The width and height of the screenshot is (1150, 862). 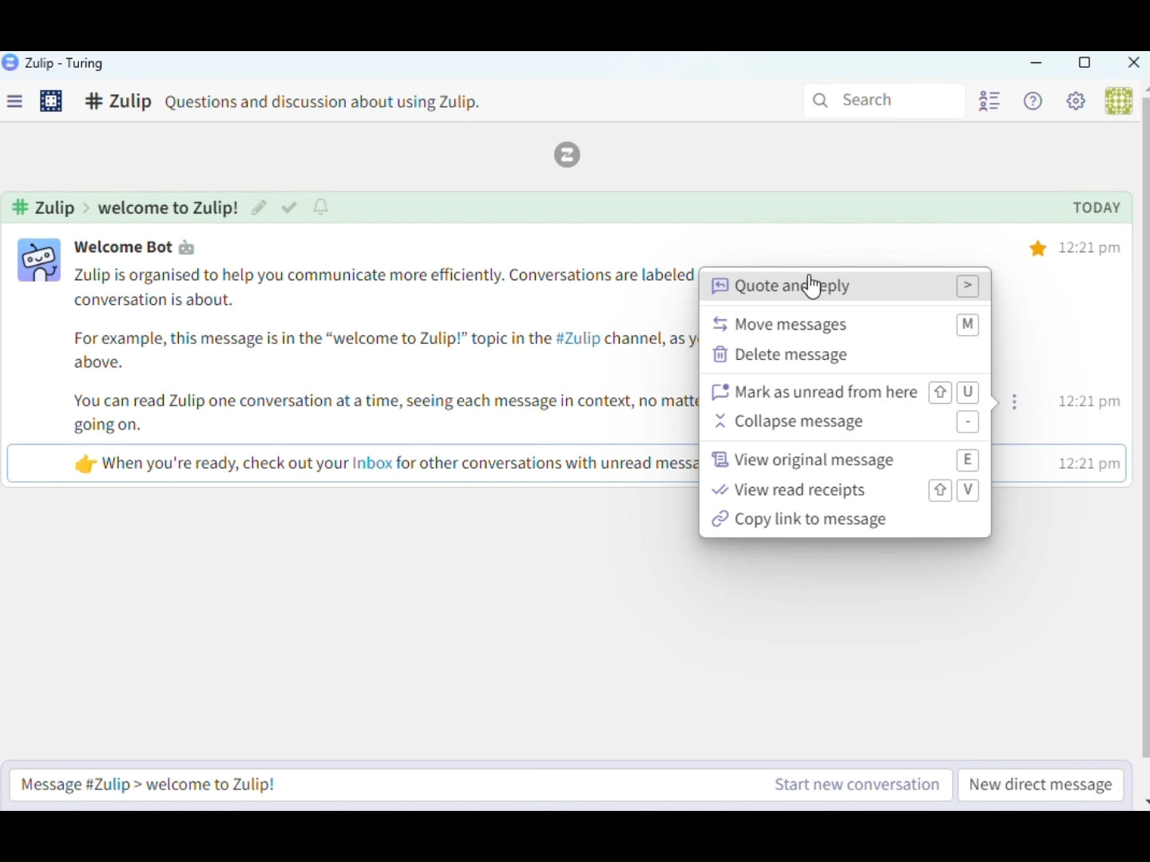 What do you see at coordinates (847, 322) in the screenshot?
I see `Move messages` at bounding box center [847, 322].